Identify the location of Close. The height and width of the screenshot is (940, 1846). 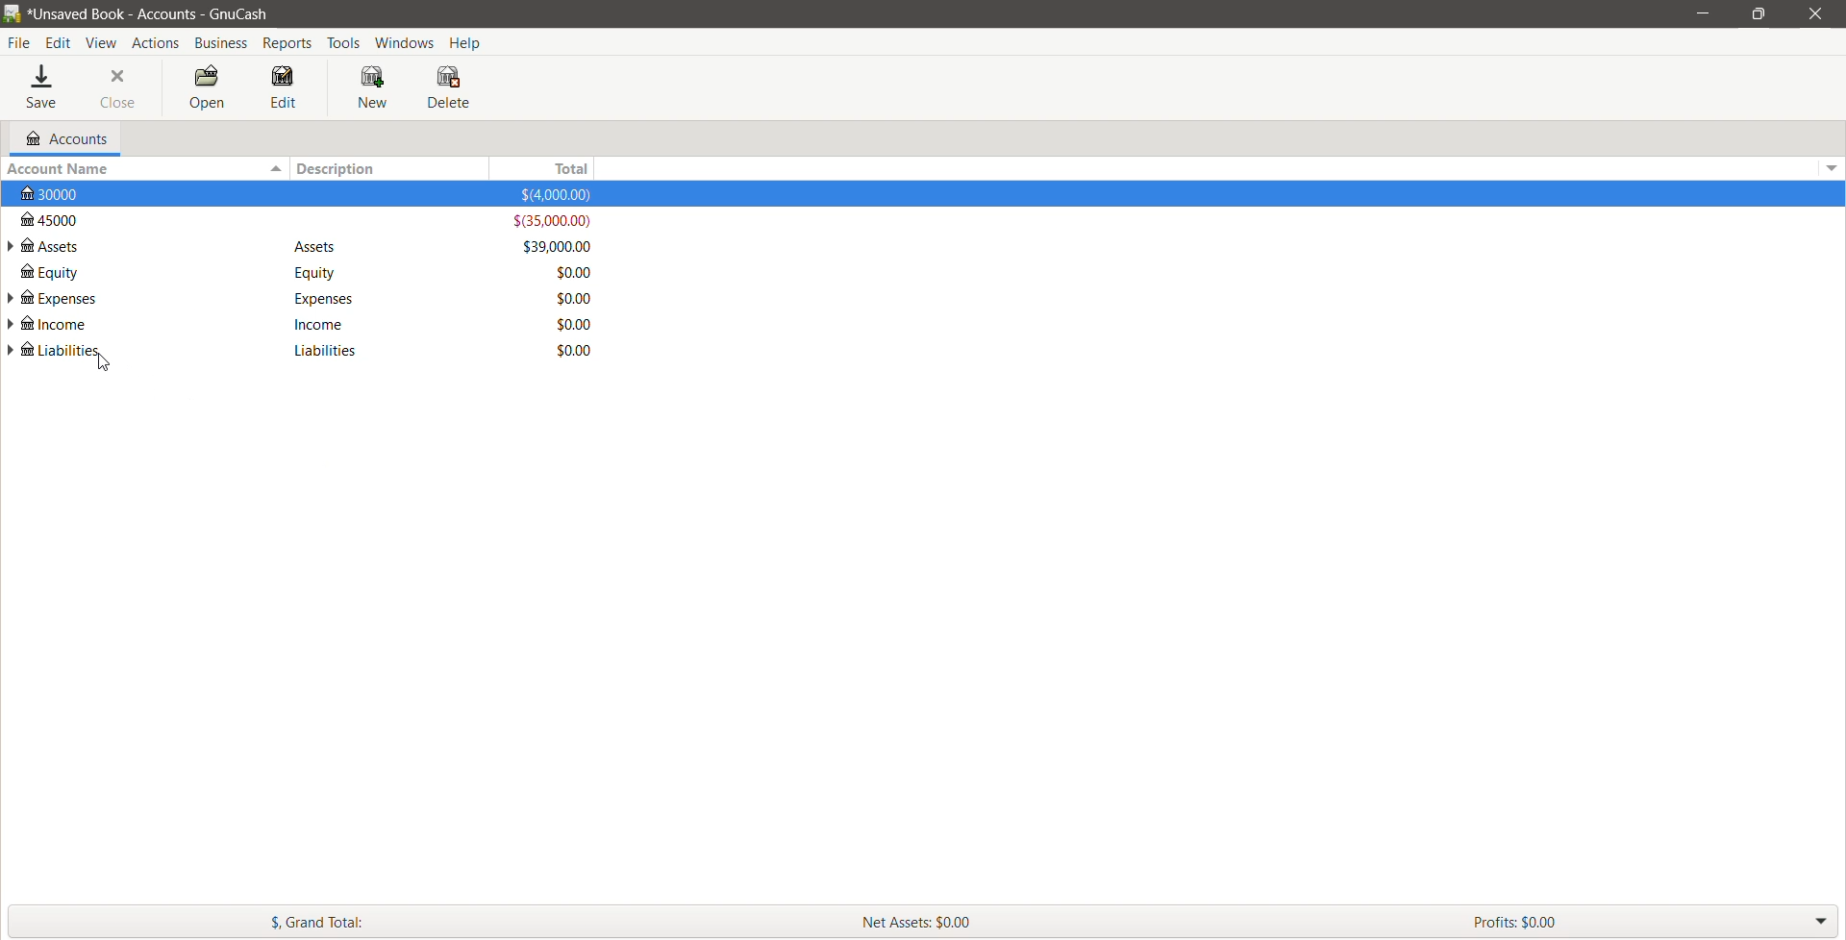
(119, 88).